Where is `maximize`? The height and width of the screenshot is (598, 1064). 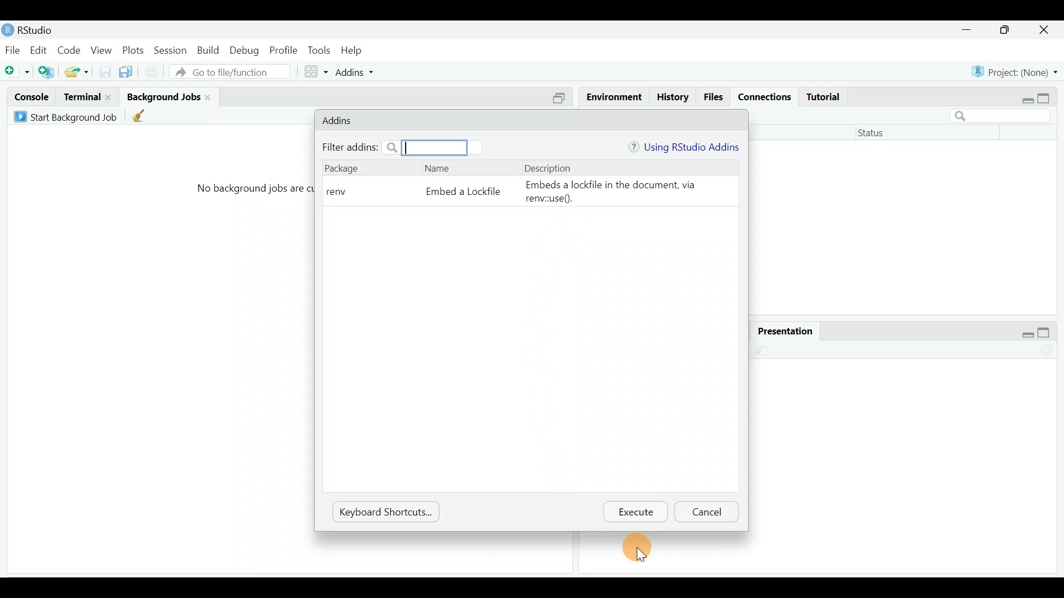 maximize is located at coordinates (1005, 31).